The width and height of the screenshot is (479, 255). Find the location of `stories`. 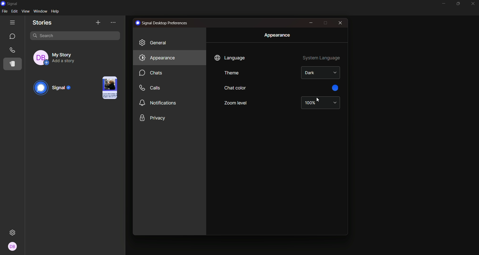

stories is located at coordinates (43, 23).